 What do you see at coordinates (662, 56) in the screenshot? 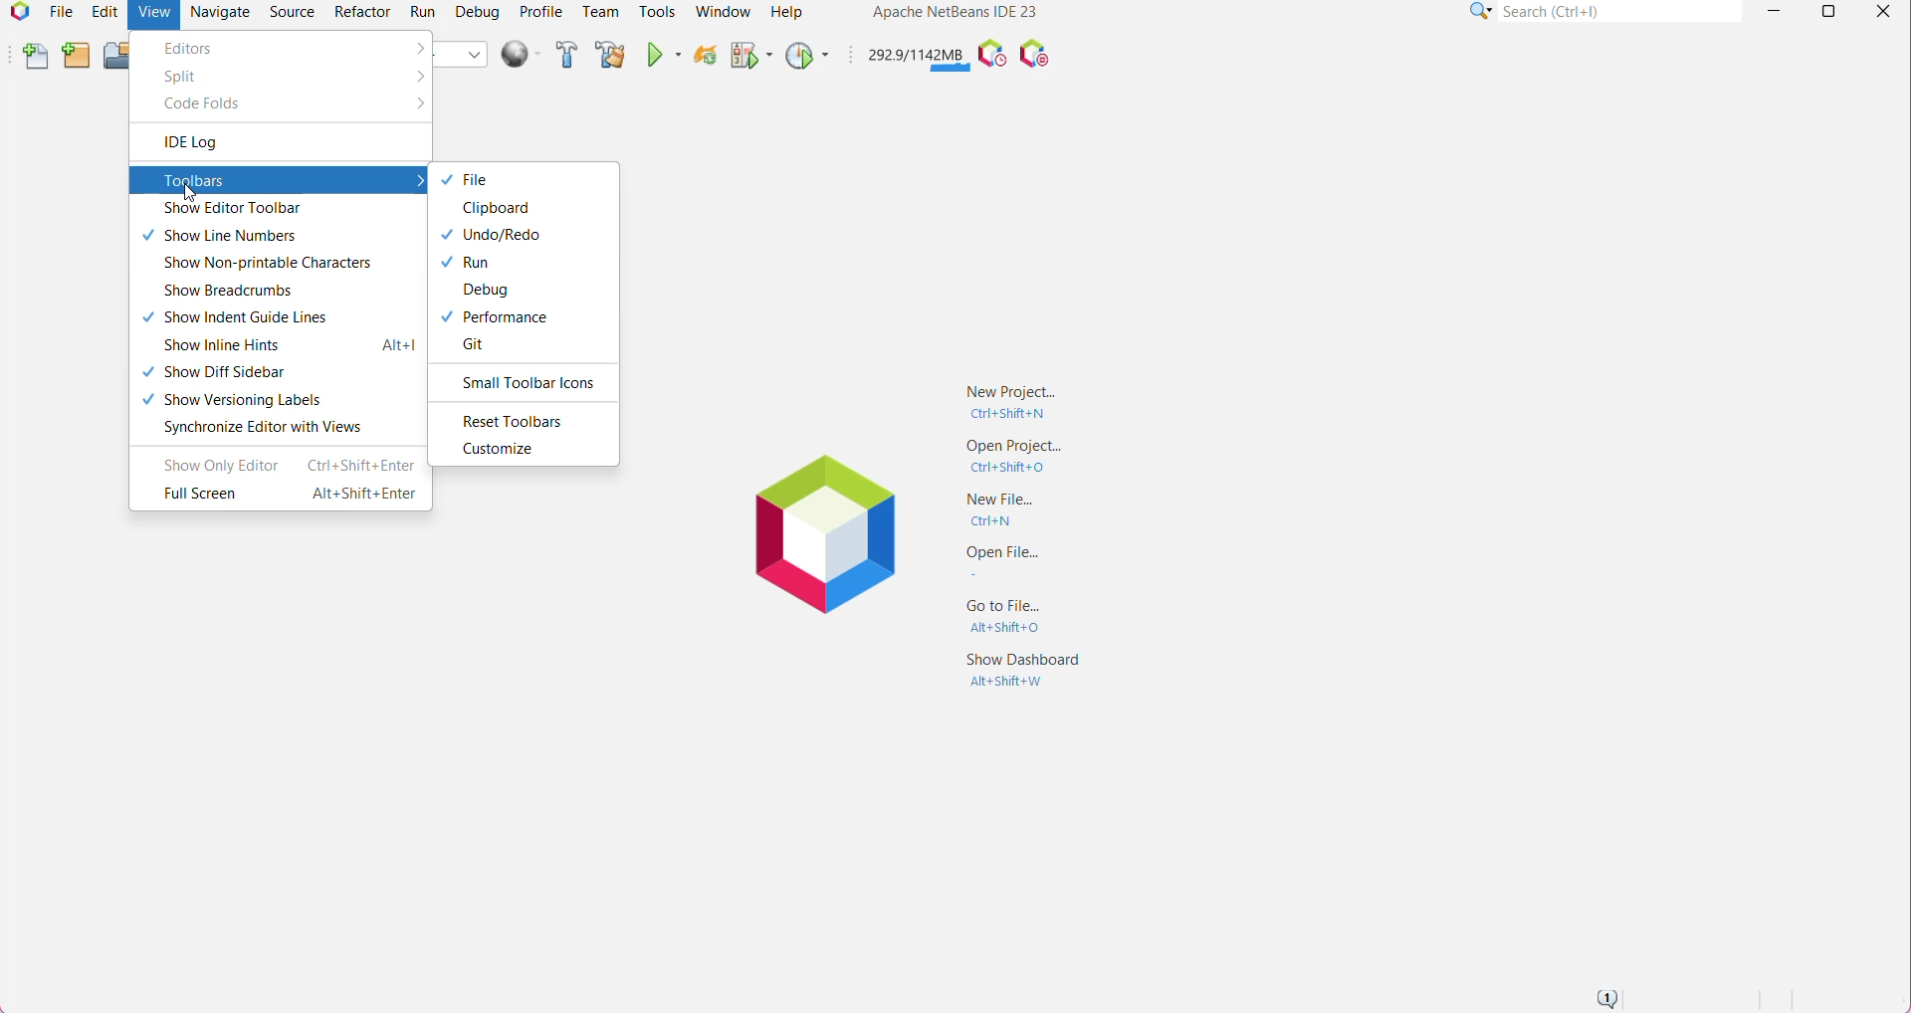
I see `Run Main Project` at bounding box center [662, 56].